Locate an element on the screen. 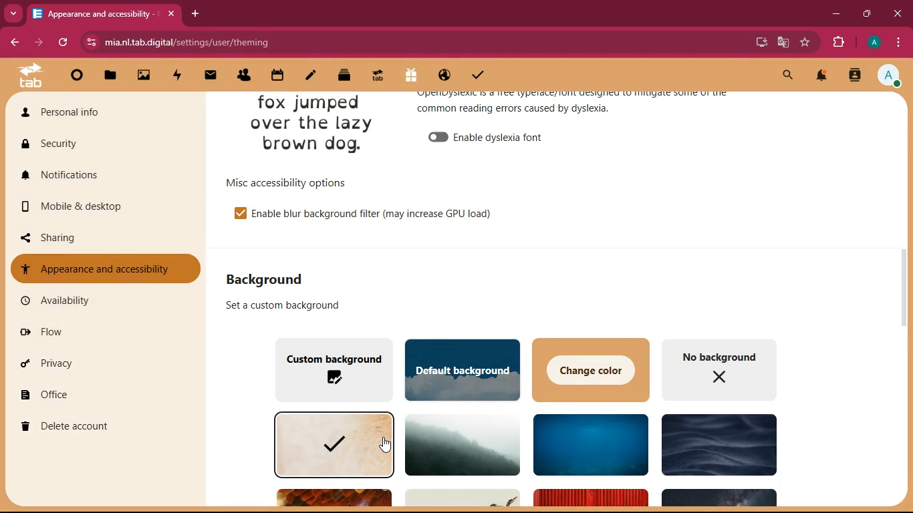 This screenshot has width=913, height=513. enable is located at coordinates (376, 214).